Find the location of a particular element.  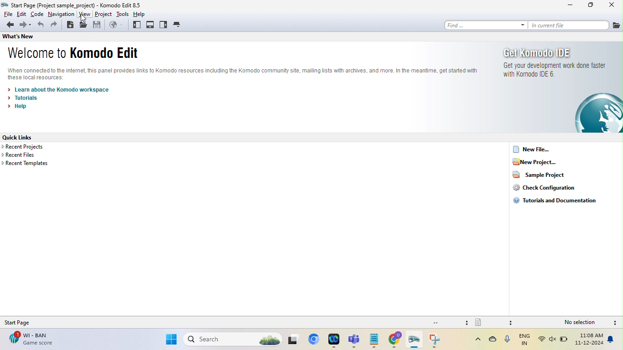

cursor is located at coordinates (85, 18).